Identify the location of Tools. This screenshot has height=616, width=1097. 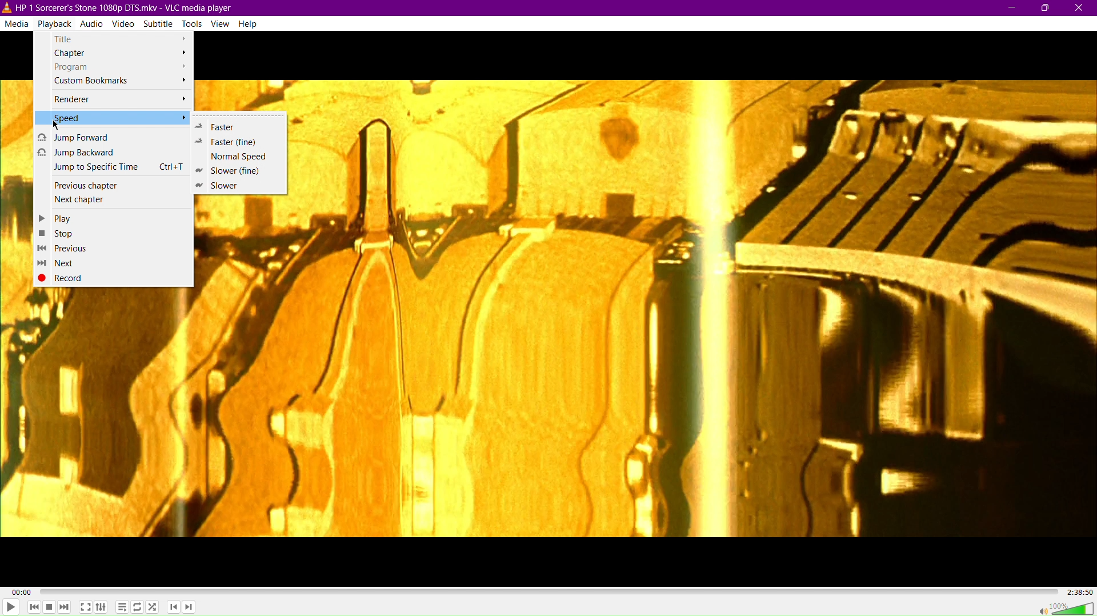
(192, 23).